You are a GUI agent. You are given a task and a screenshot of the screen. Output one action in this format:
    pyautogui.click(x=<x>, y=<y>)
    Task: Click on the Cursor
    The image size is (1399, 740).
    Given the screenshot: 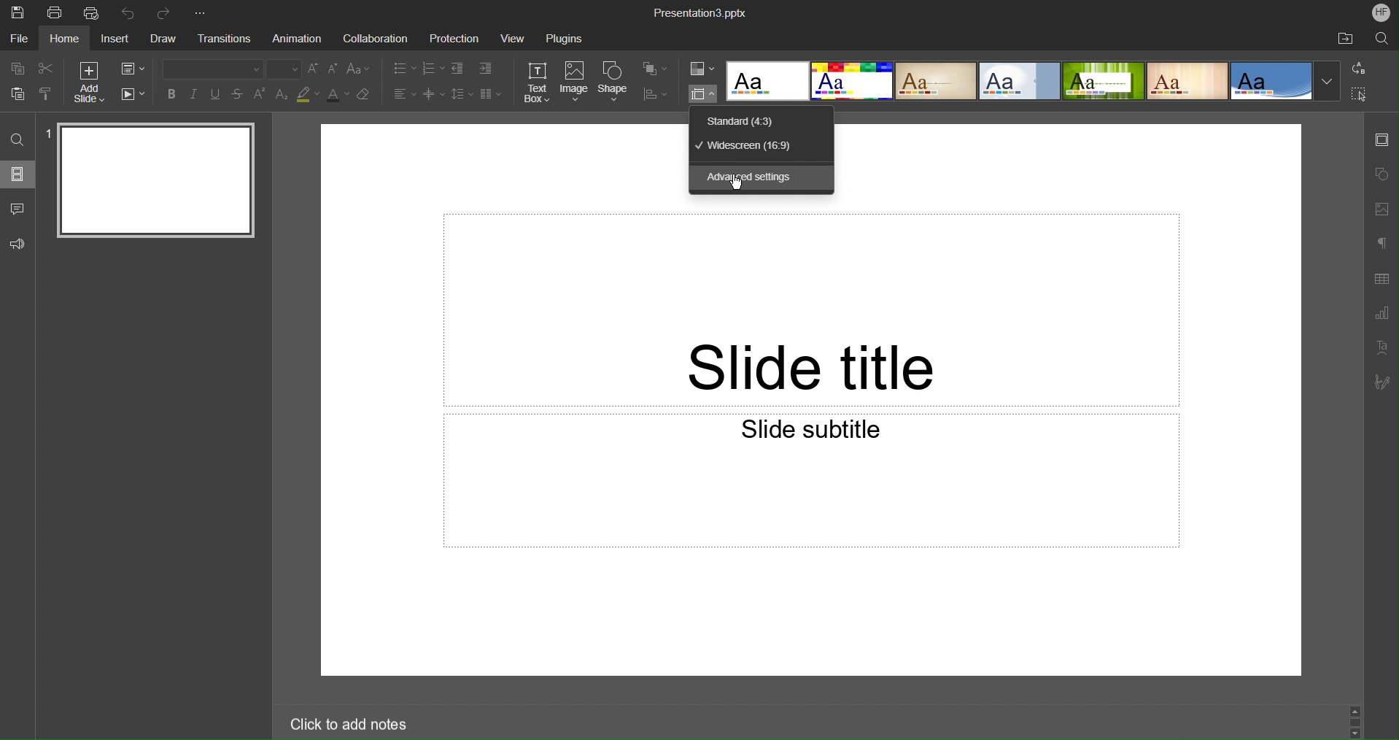 What is the action you would take?
    pyautogui.click(x=739, y=188)
    